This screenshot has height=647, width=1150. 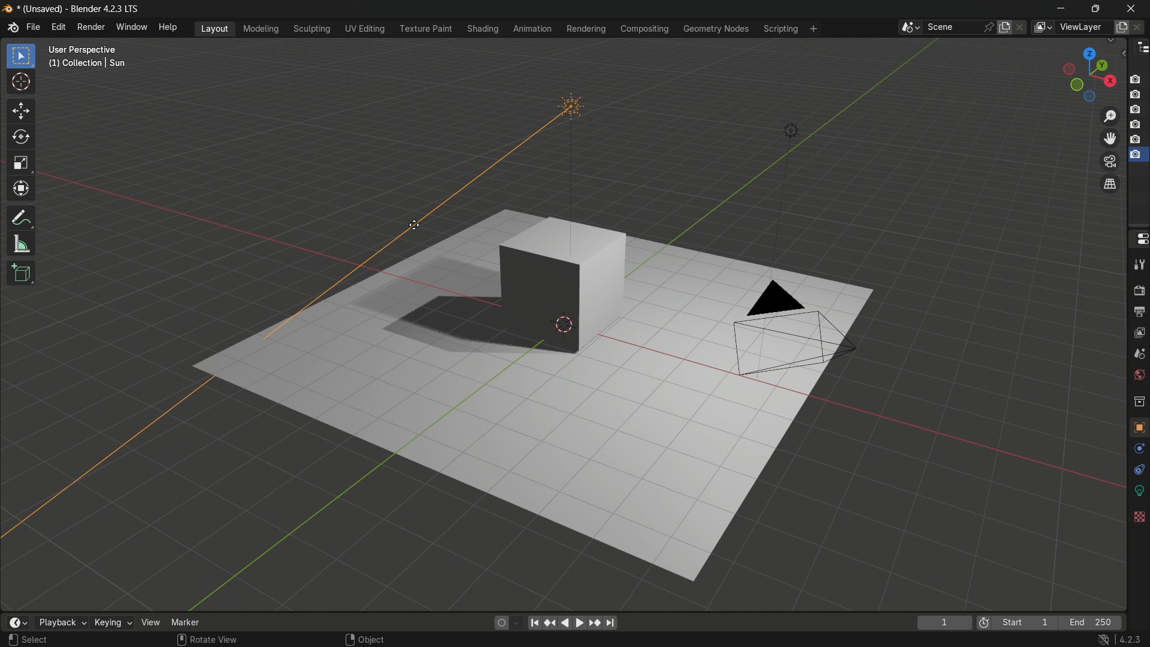 What do you see at coordinates (1134, 93) in the screenshot?
I see `layer 2` at bounding box center [1134, 93].